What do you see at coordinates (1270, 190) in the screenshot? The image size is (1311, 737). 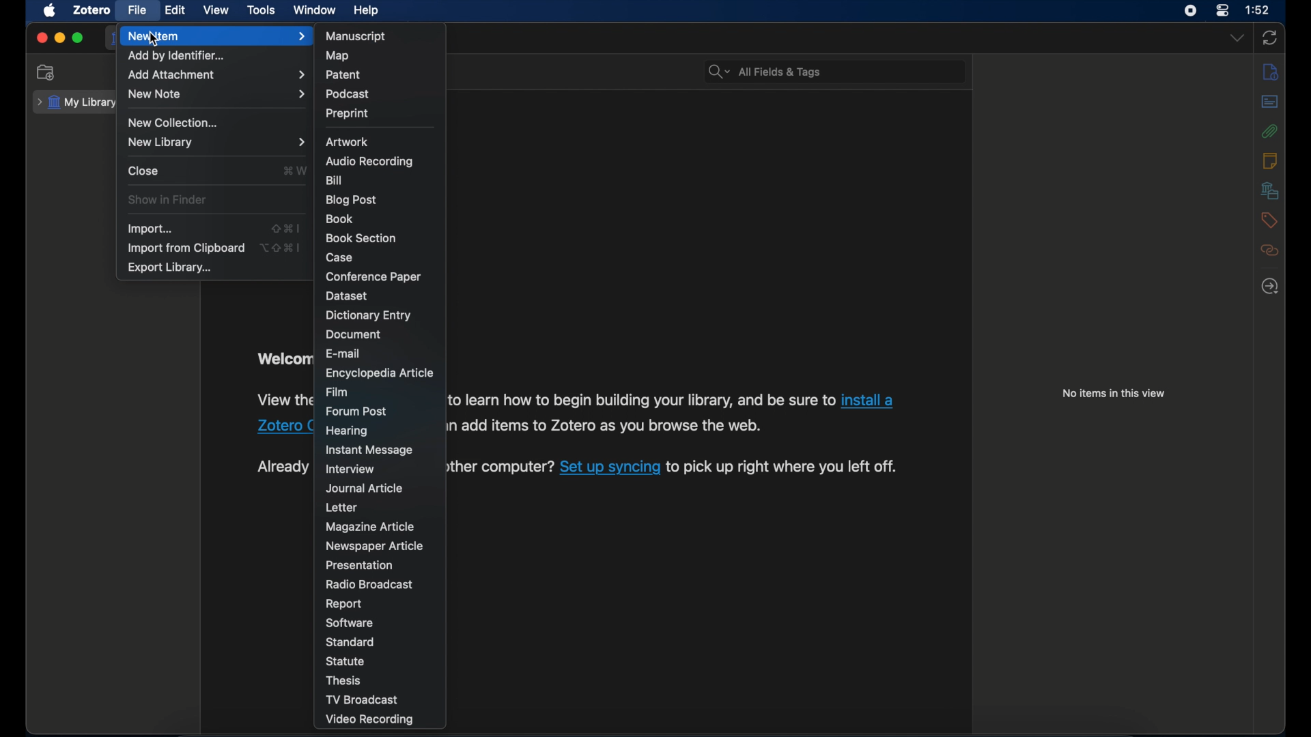 I see `libraries` at bounding box center [1270, 190].